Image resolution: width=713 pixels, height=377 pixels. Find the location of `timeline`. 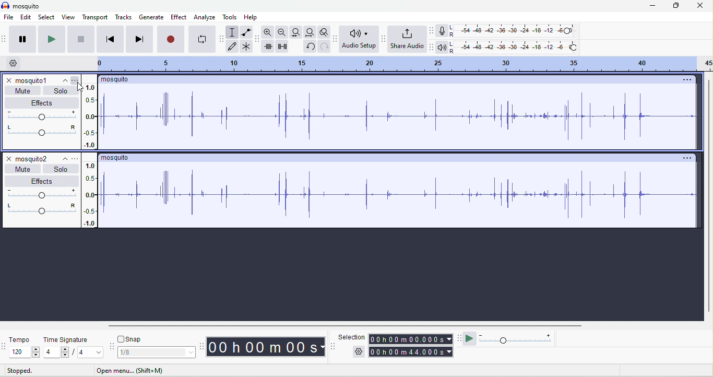

timeline is located at coordinates (403, 64).